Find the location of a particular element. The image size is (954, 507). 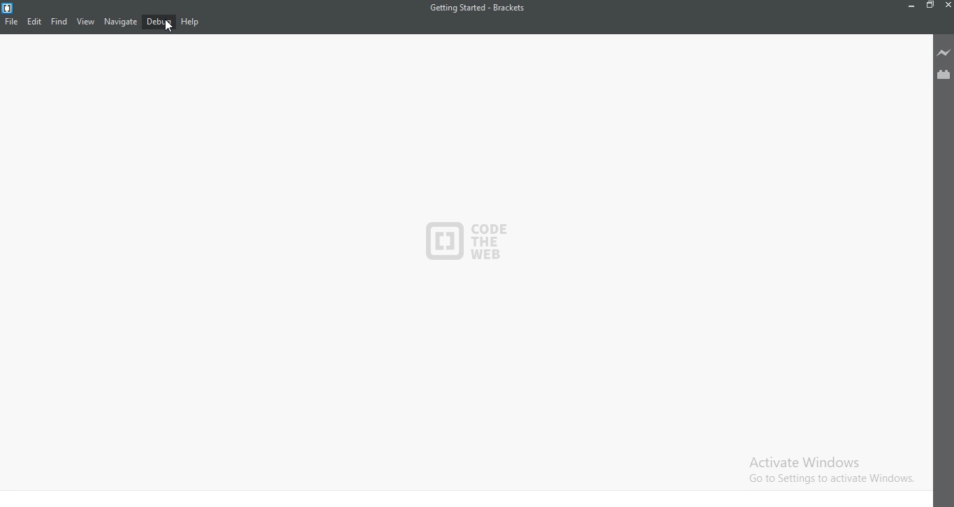

File is located at coordinates (13, 21).